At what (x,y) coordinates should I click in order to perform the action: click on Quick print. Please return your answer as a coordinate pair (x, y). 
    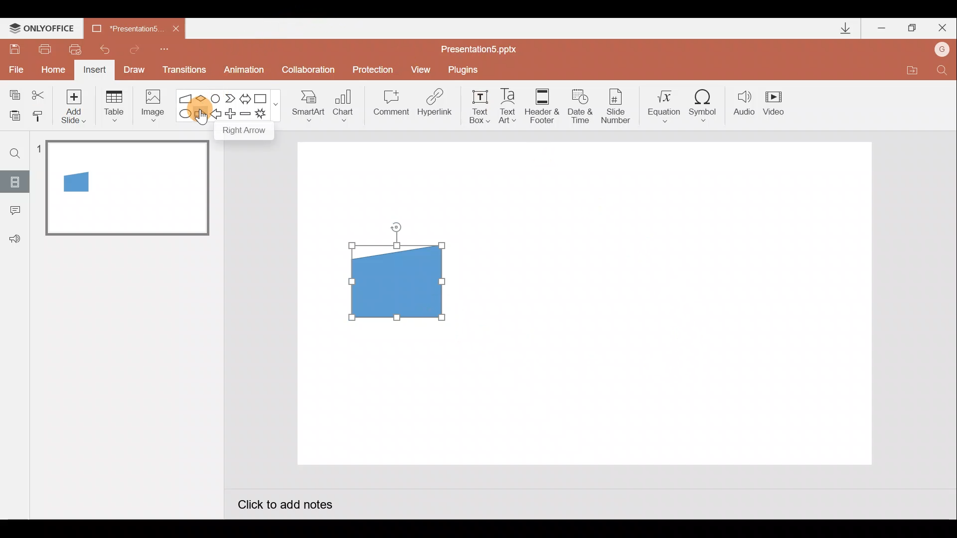
    Looking at the image, I should click on (79, 47).